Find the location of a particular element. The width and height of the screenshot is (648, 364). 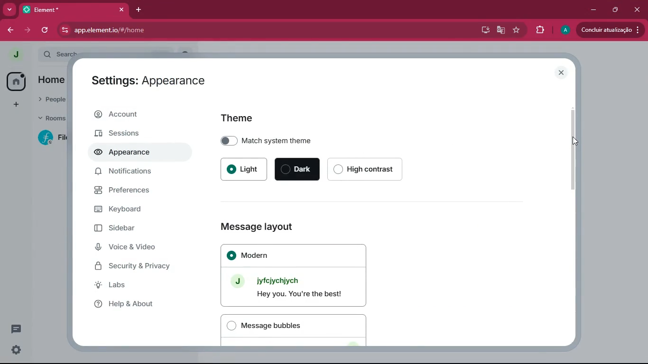

labs is located at coordinates (133, 287).